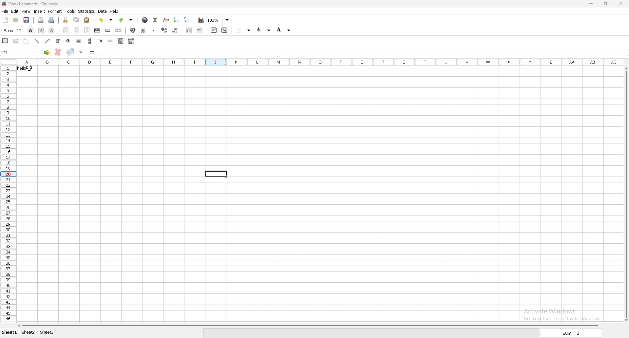 Image resolution: width=629 pixels, height=338 pixels. I want to click on scroll bar, so click(89, 41).